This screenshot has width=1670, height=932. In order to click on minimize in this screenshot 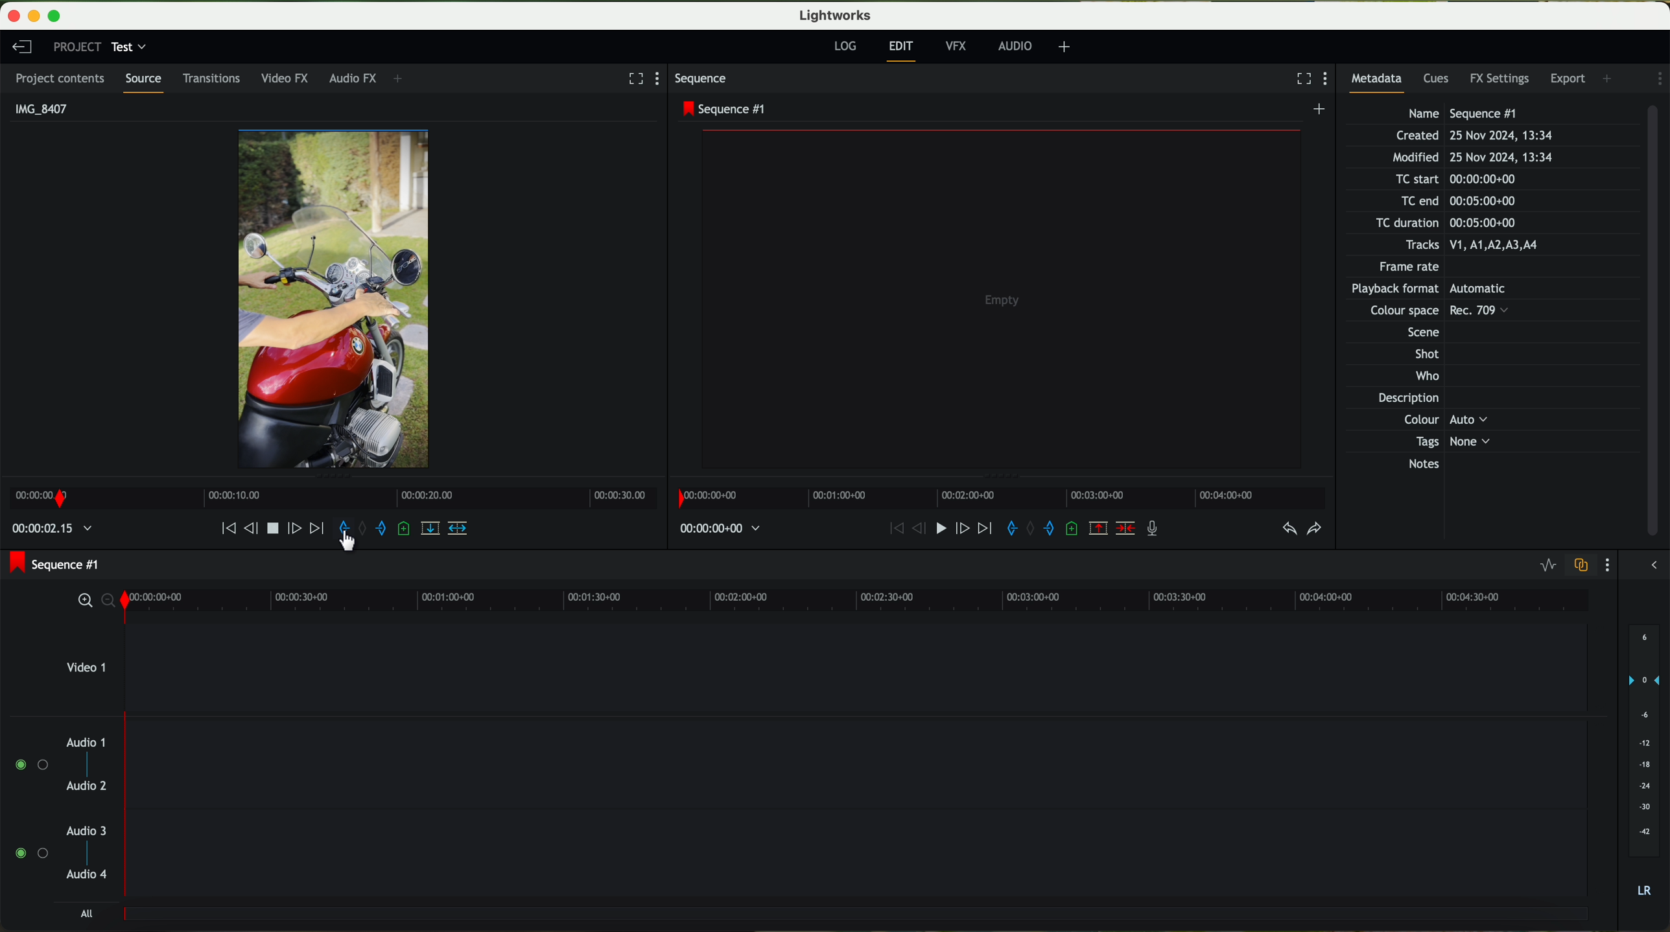, I will do `click(36, 17)`.